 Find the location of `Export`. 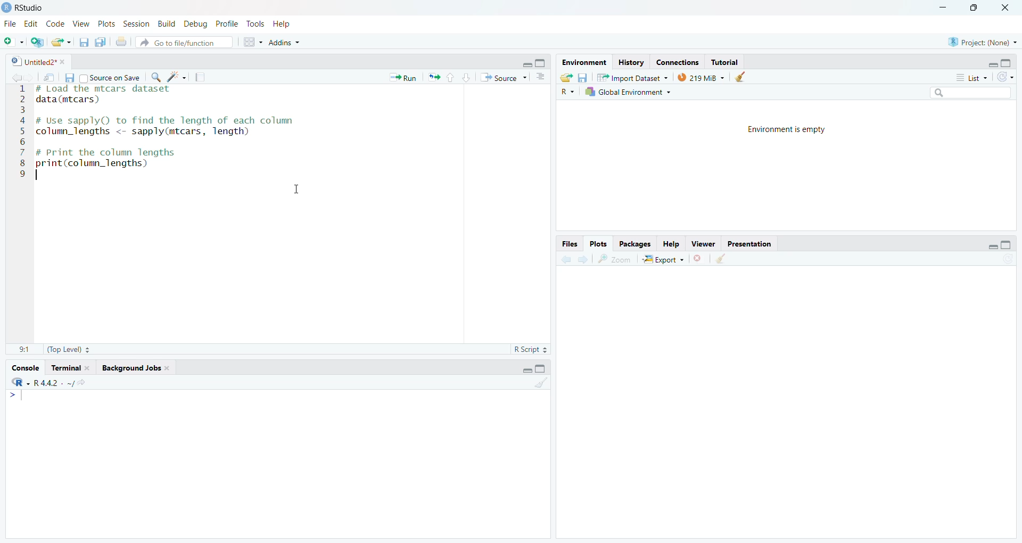

Export is located at coordinates (663, 259).